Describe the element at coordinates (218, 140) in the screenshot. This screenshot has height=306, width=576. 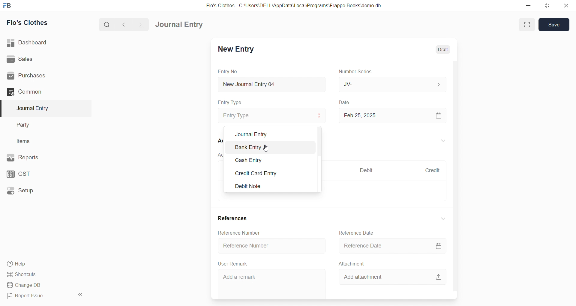
I see `Accounts` at that location.